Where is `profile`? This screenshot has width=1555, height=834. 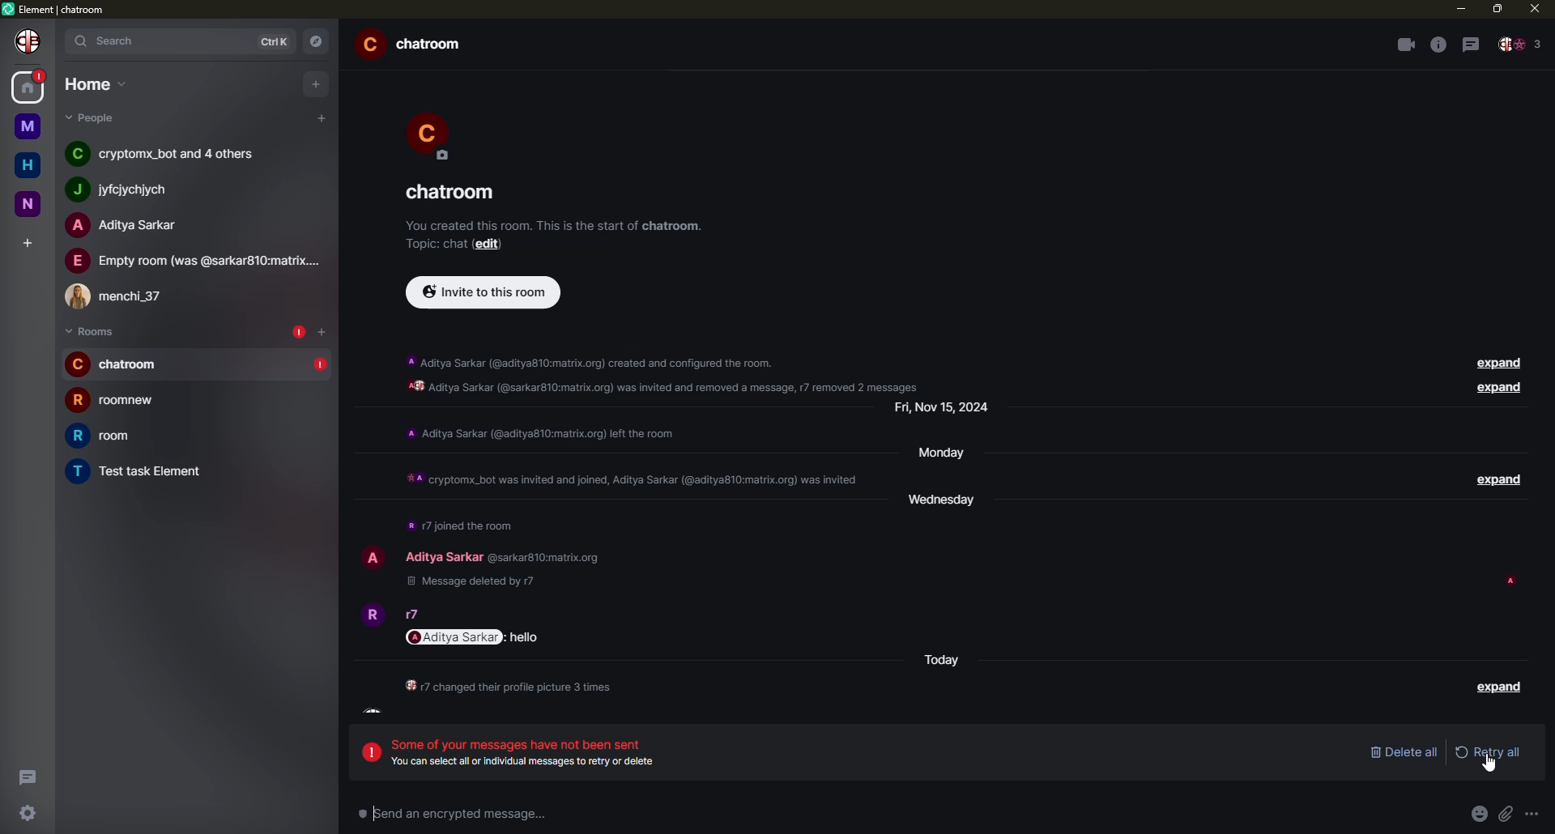
profile is located at coordinates (27, 42).